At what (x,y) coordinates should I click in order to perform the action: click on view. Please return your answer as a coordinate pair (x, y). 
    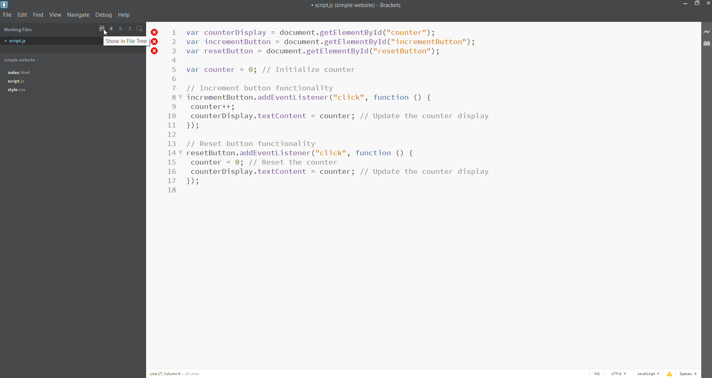
    Looking at the image, I should click on (54, 15).